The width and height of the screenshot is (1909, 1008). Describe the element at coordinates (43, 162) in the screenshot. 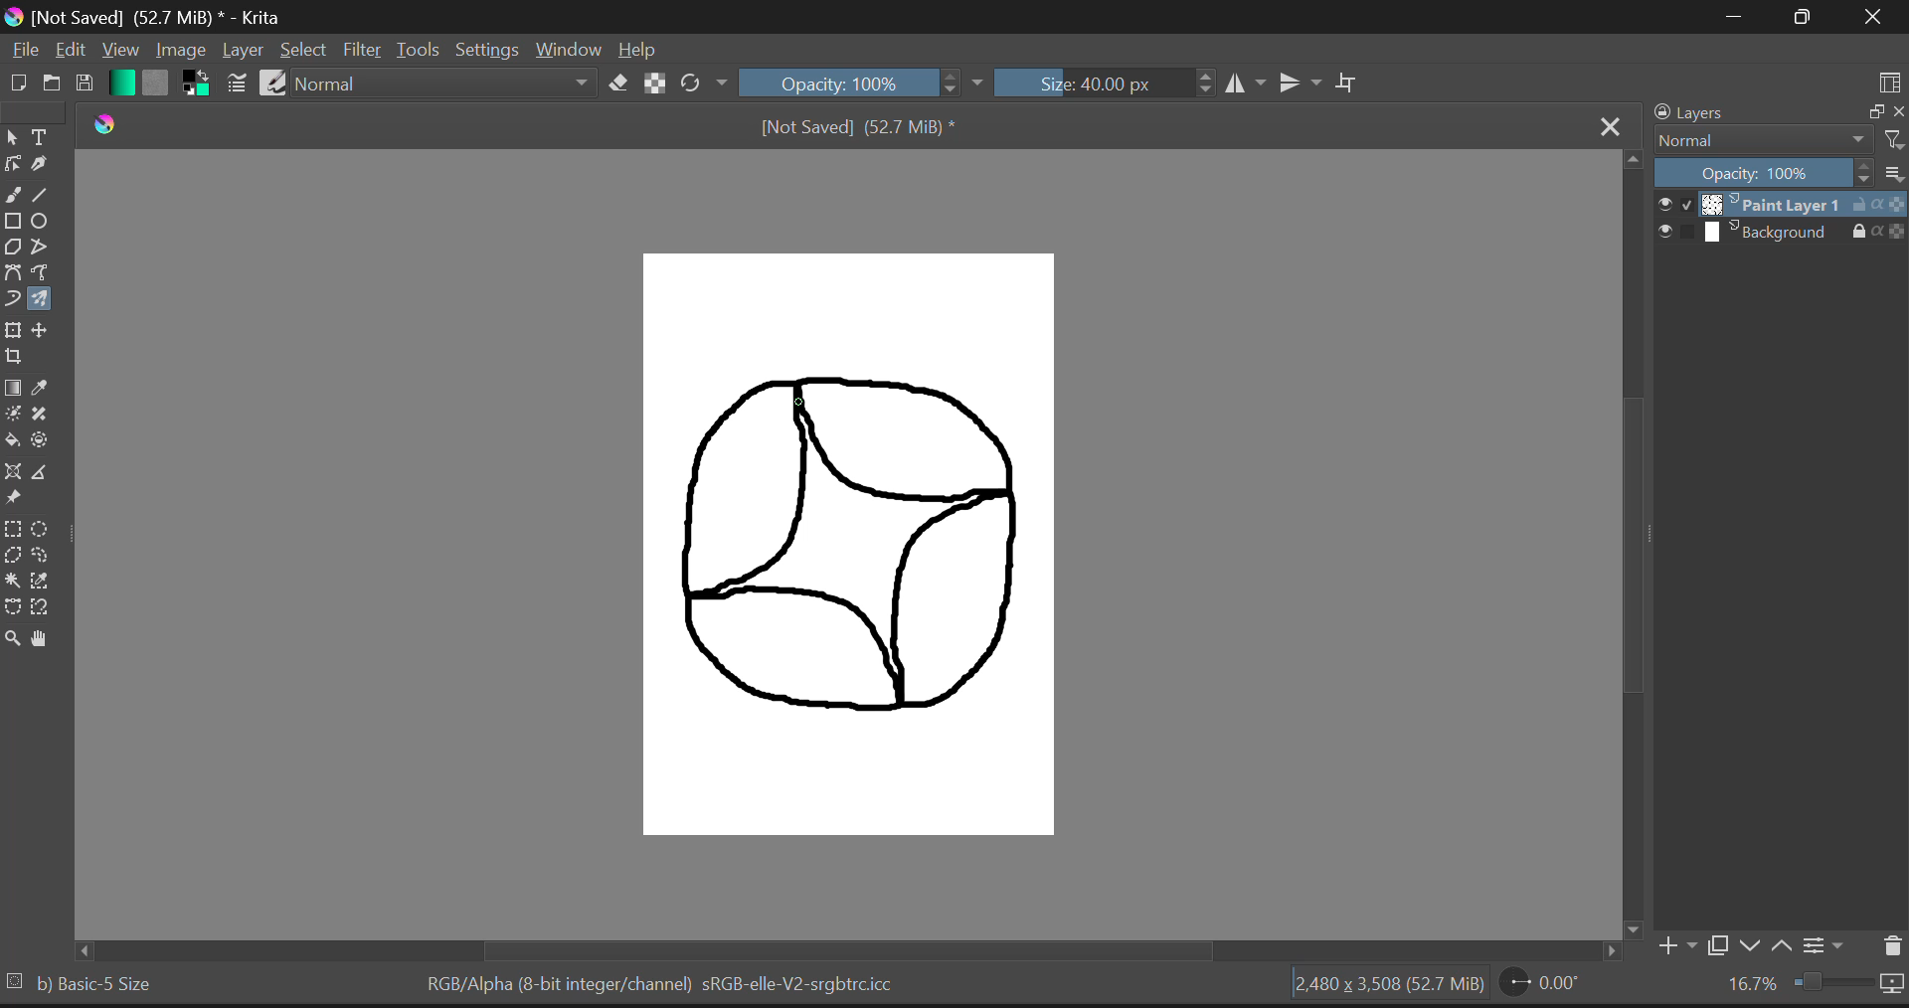

I see `Calligraphic Tool` at that location.